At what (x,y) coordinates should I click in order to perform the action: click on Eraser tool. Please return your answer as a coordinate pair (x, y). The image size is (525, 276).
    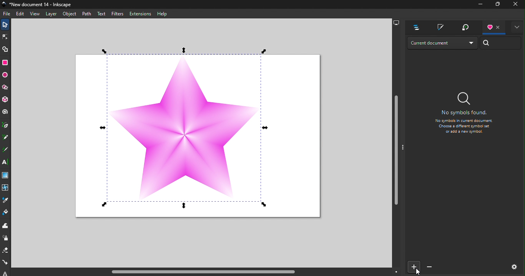
    Looking at the image, I should click on (6, 250).